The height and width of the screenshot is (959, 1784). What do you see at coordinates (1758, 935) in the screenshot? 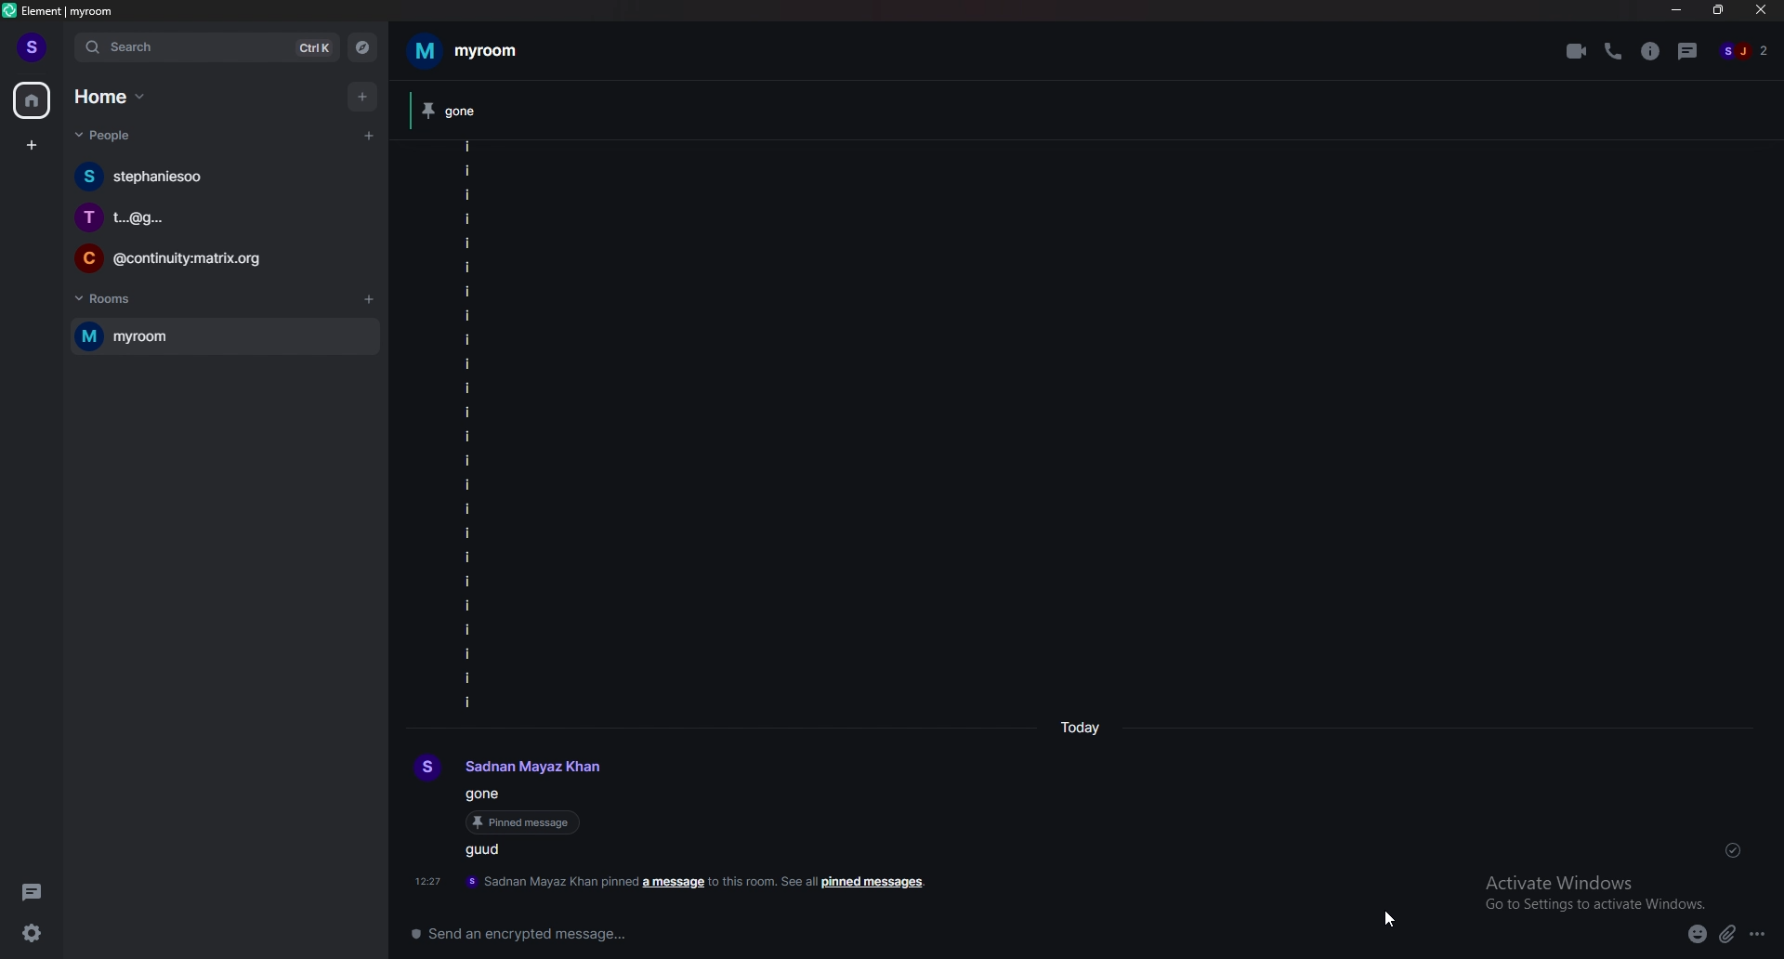
I see `options` at bounding box center [1758, 935].